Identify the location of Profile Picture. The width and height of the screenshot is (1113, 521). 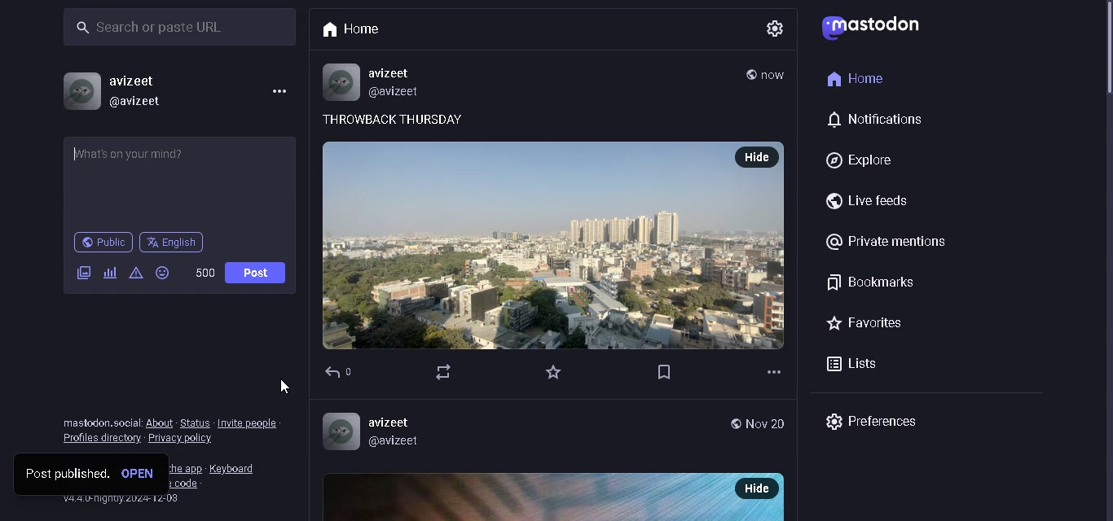
(341, 81).